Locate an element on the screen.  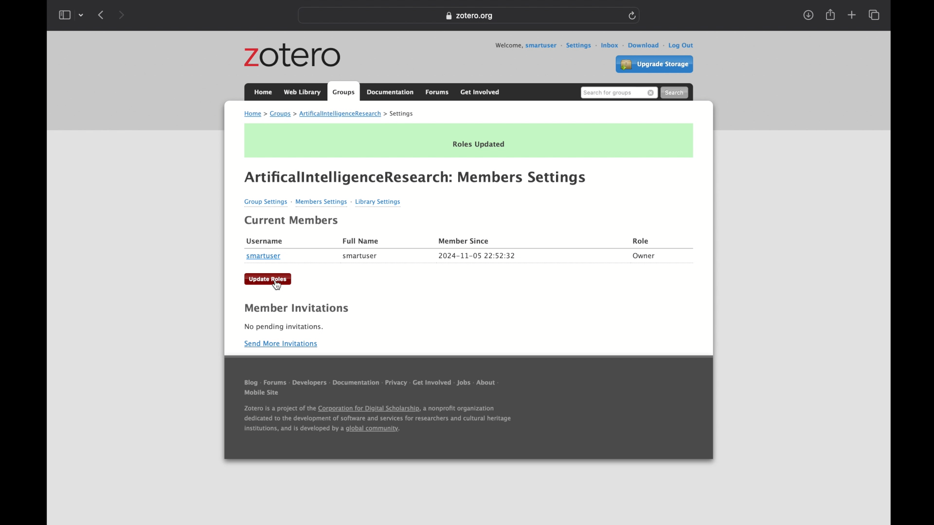
downloads is located at coordinates (809, 15).